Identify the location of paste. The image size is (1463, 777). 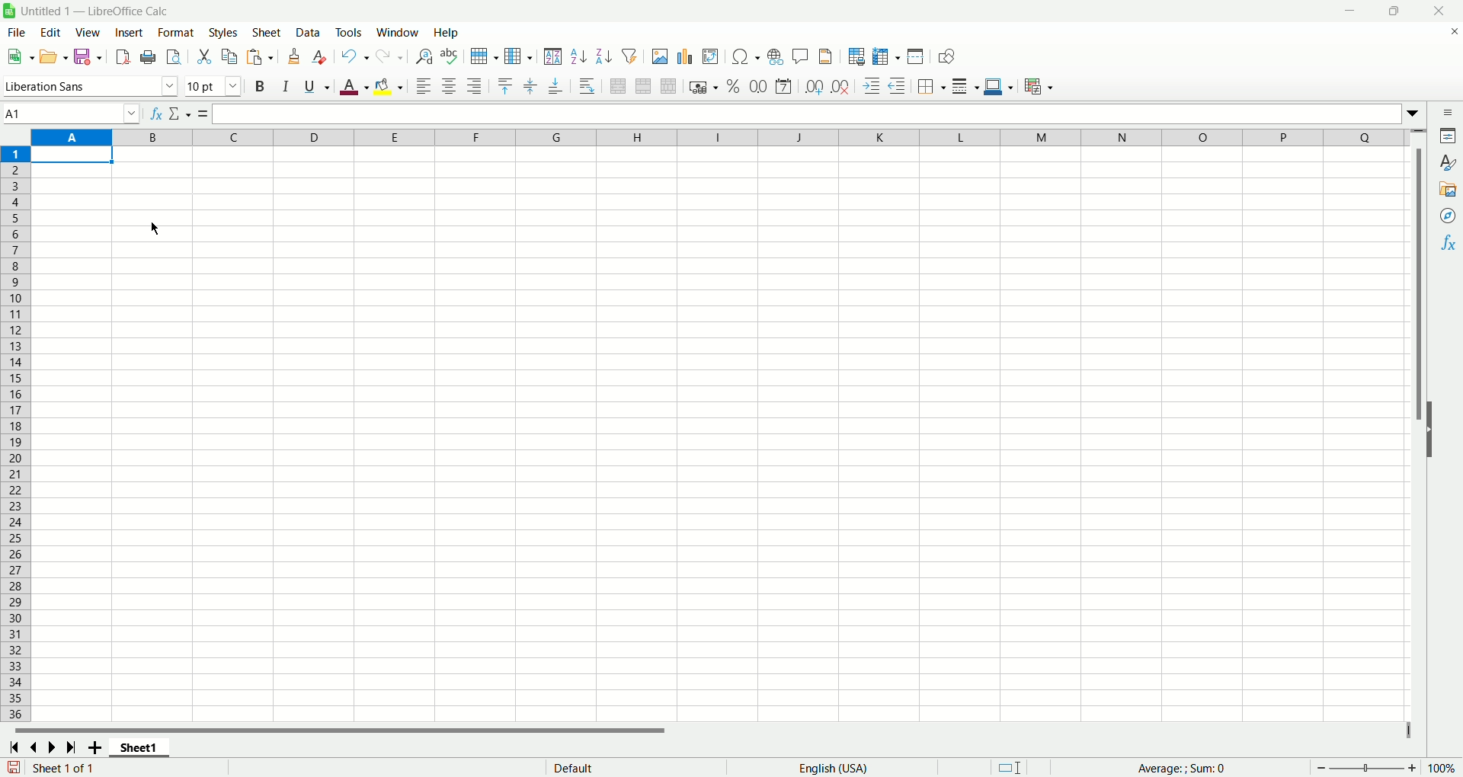
(261, 57).